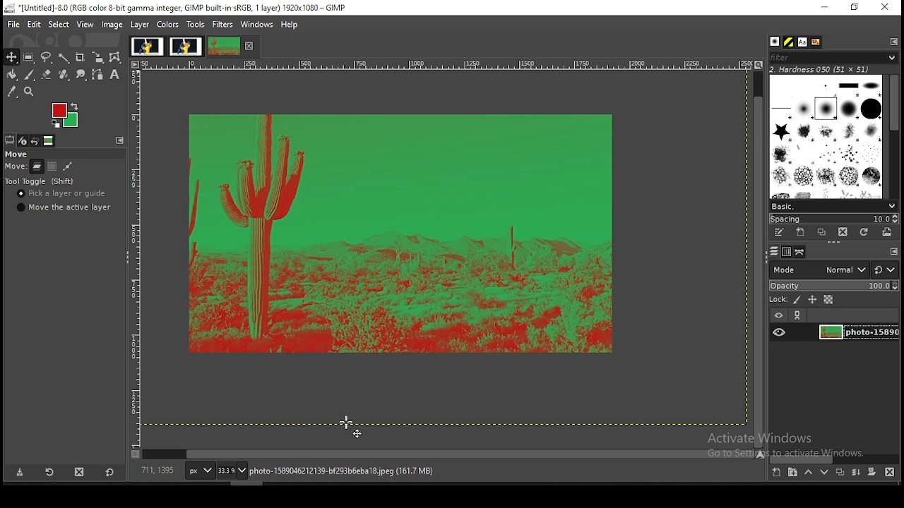 This screenshot has height=508, width=904. What do you see at coordinates (168, 25) in the screenshot?
I see `colors` at bounding box center [168, 25].